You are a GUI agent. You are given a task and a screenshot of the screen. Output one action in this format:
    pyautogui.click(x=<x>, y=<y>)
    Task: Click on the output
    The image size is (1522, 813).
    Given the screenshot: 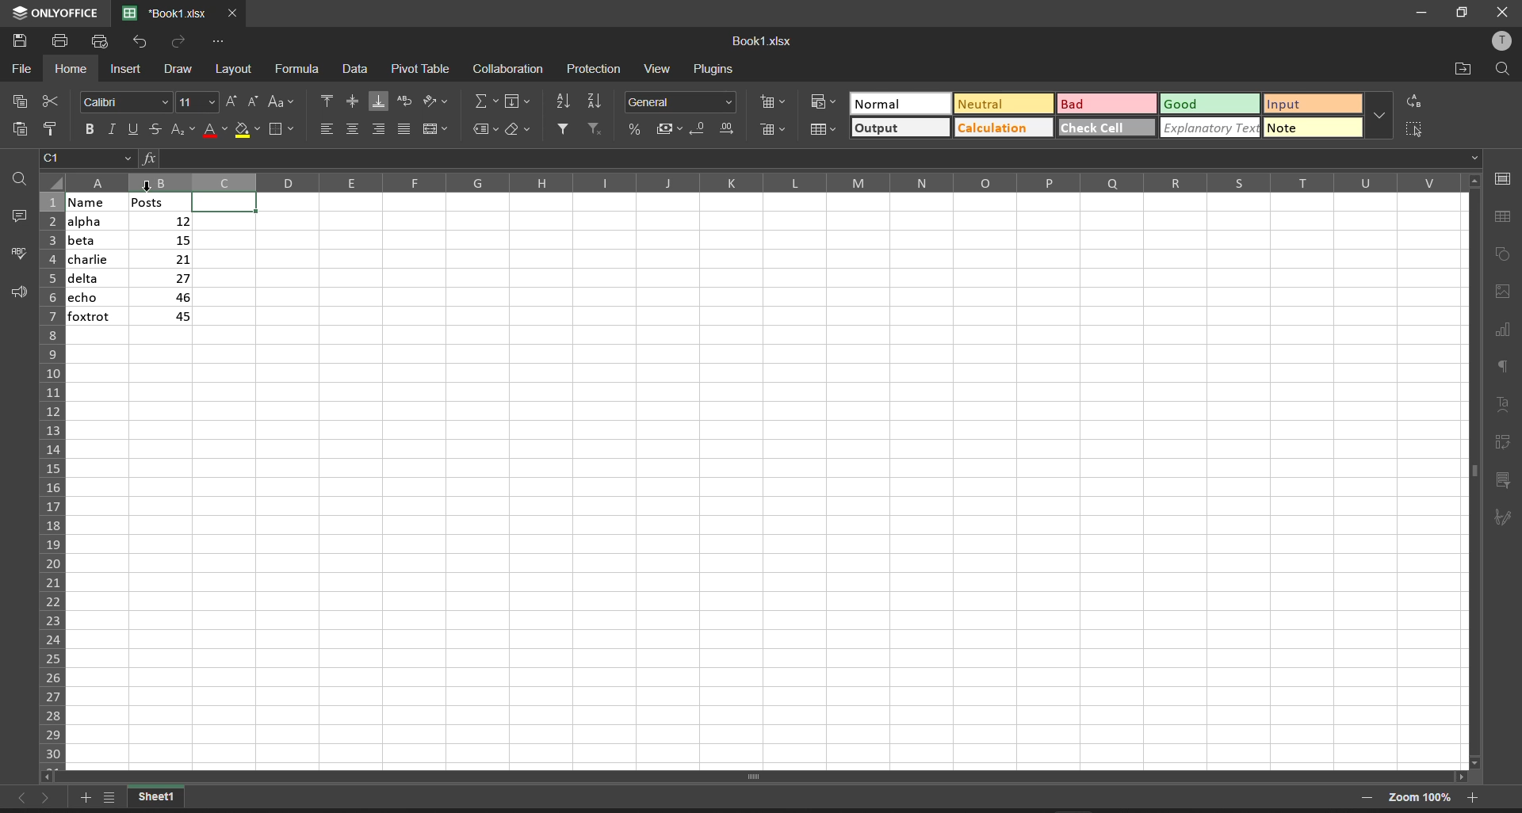 What is the action you would take?
    pyautogui.click(x=878, y=128)
    